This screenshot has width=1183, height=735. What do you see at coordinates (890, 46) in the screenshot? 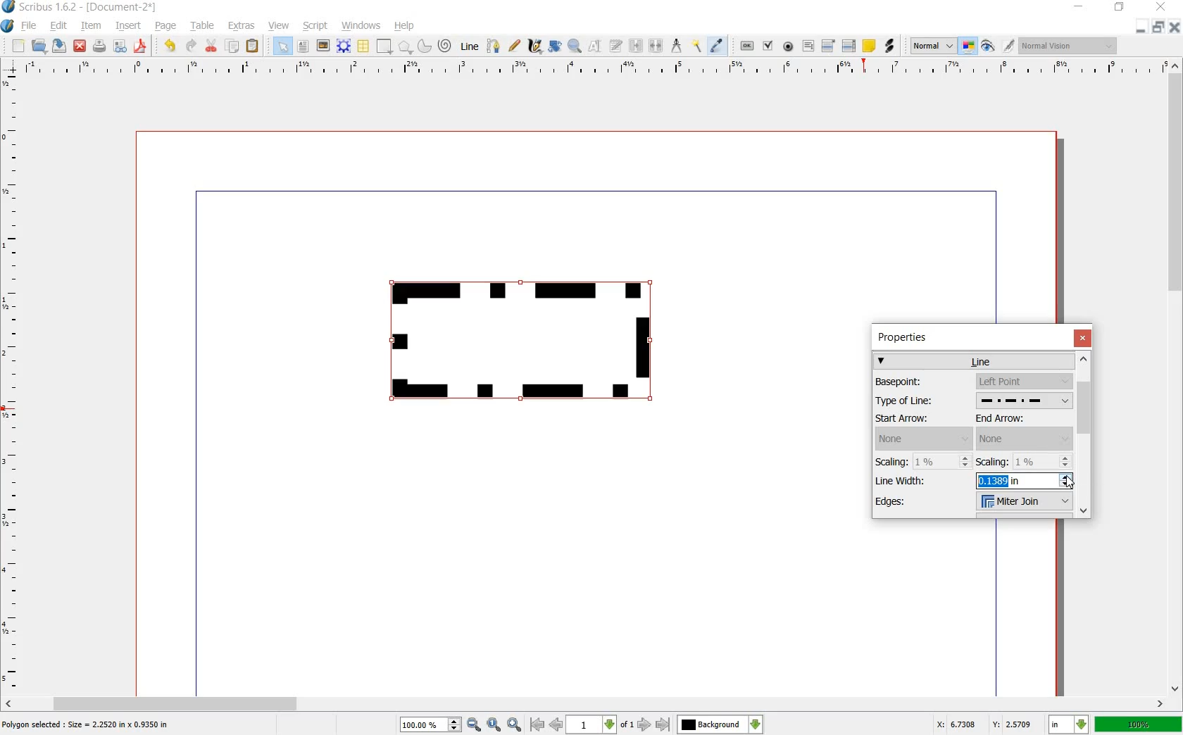
I see `LINK ANNOTATION` at bounding box center [890, 46].